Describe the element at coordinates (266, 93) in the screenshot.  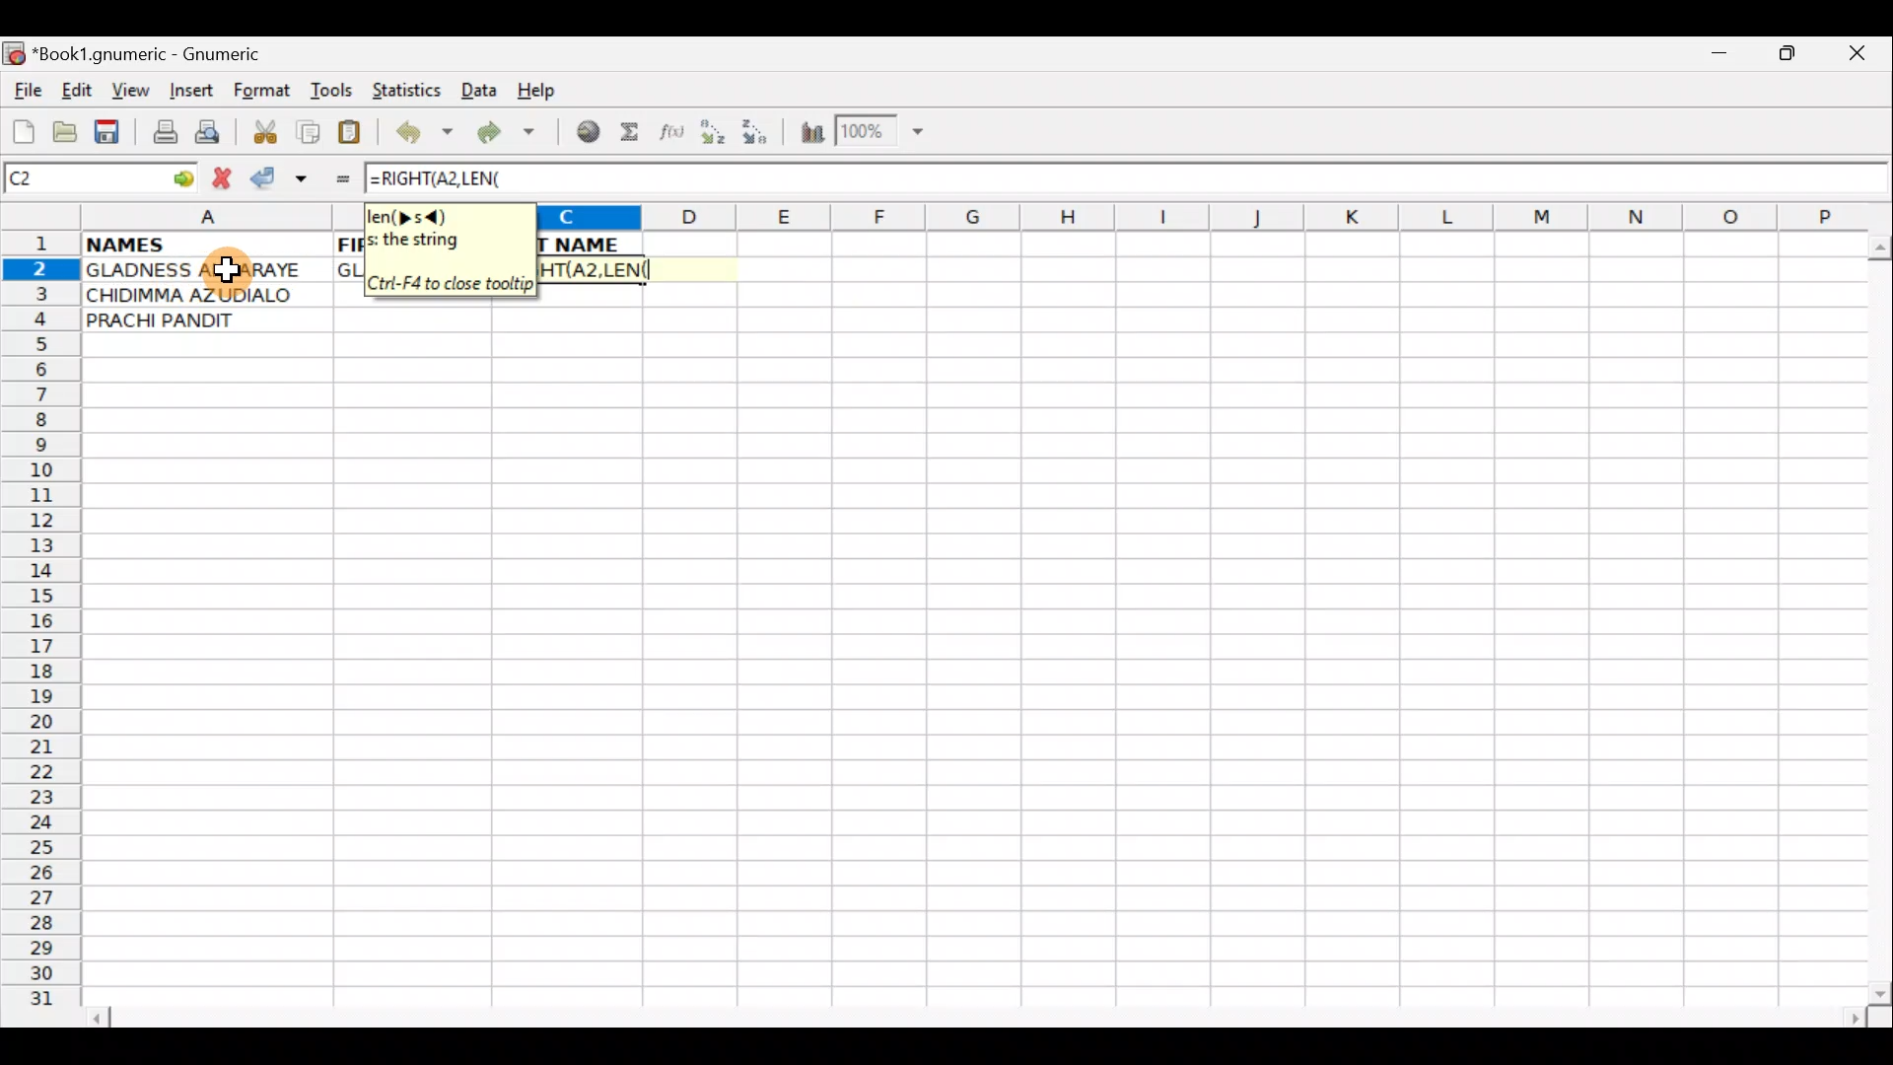
I see `Format` at that location.